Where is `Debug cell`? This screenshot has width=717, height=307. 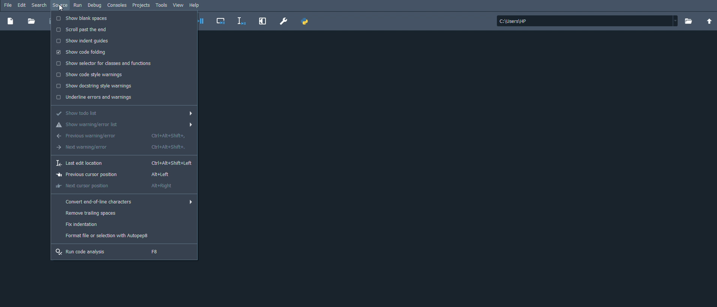 Debug cell is located at coordinates (222, 21).